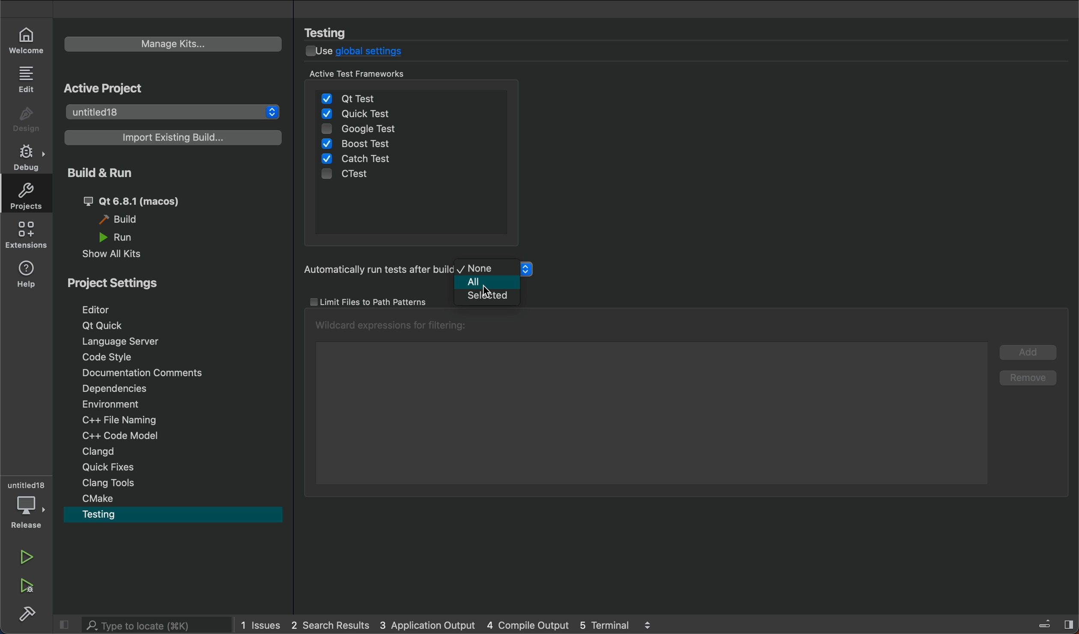 Image resolution: width=1079 pixels, height=634 pixels. I want to click on active test, so click(376, 74).